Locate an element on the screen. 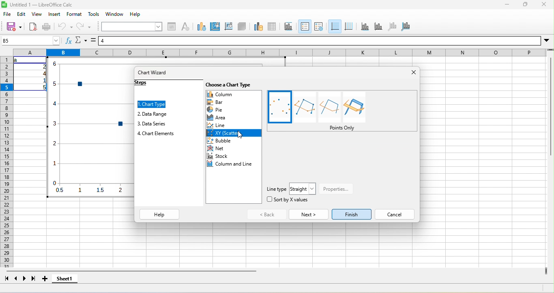 Image resolution: width=554 pixels, height=293 pixels. chart area is located at coordinates (215, 27).